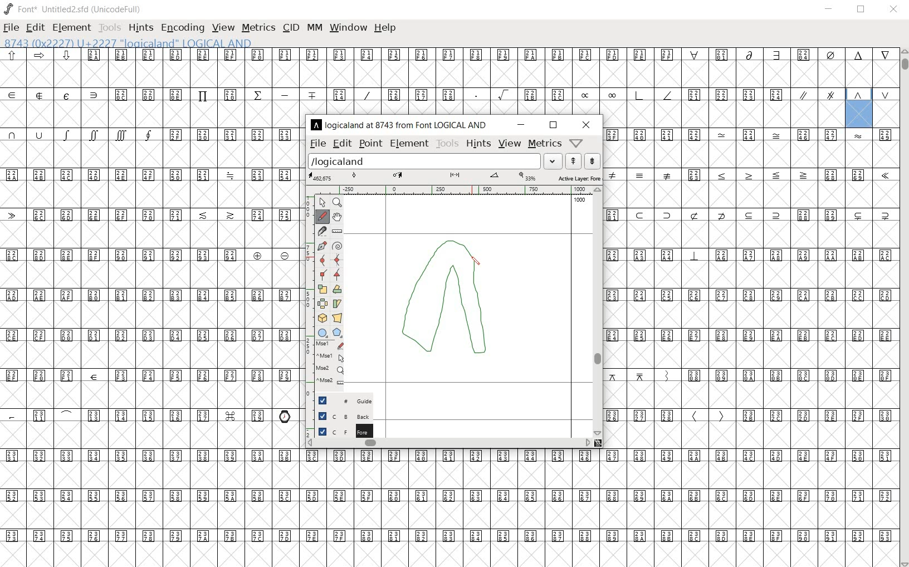 The height and width of the screenshot is (567, 909). I want to click on 8743 (0x22227) U+2227 "logicaland" LOGICAL AND, so click(129, 43).